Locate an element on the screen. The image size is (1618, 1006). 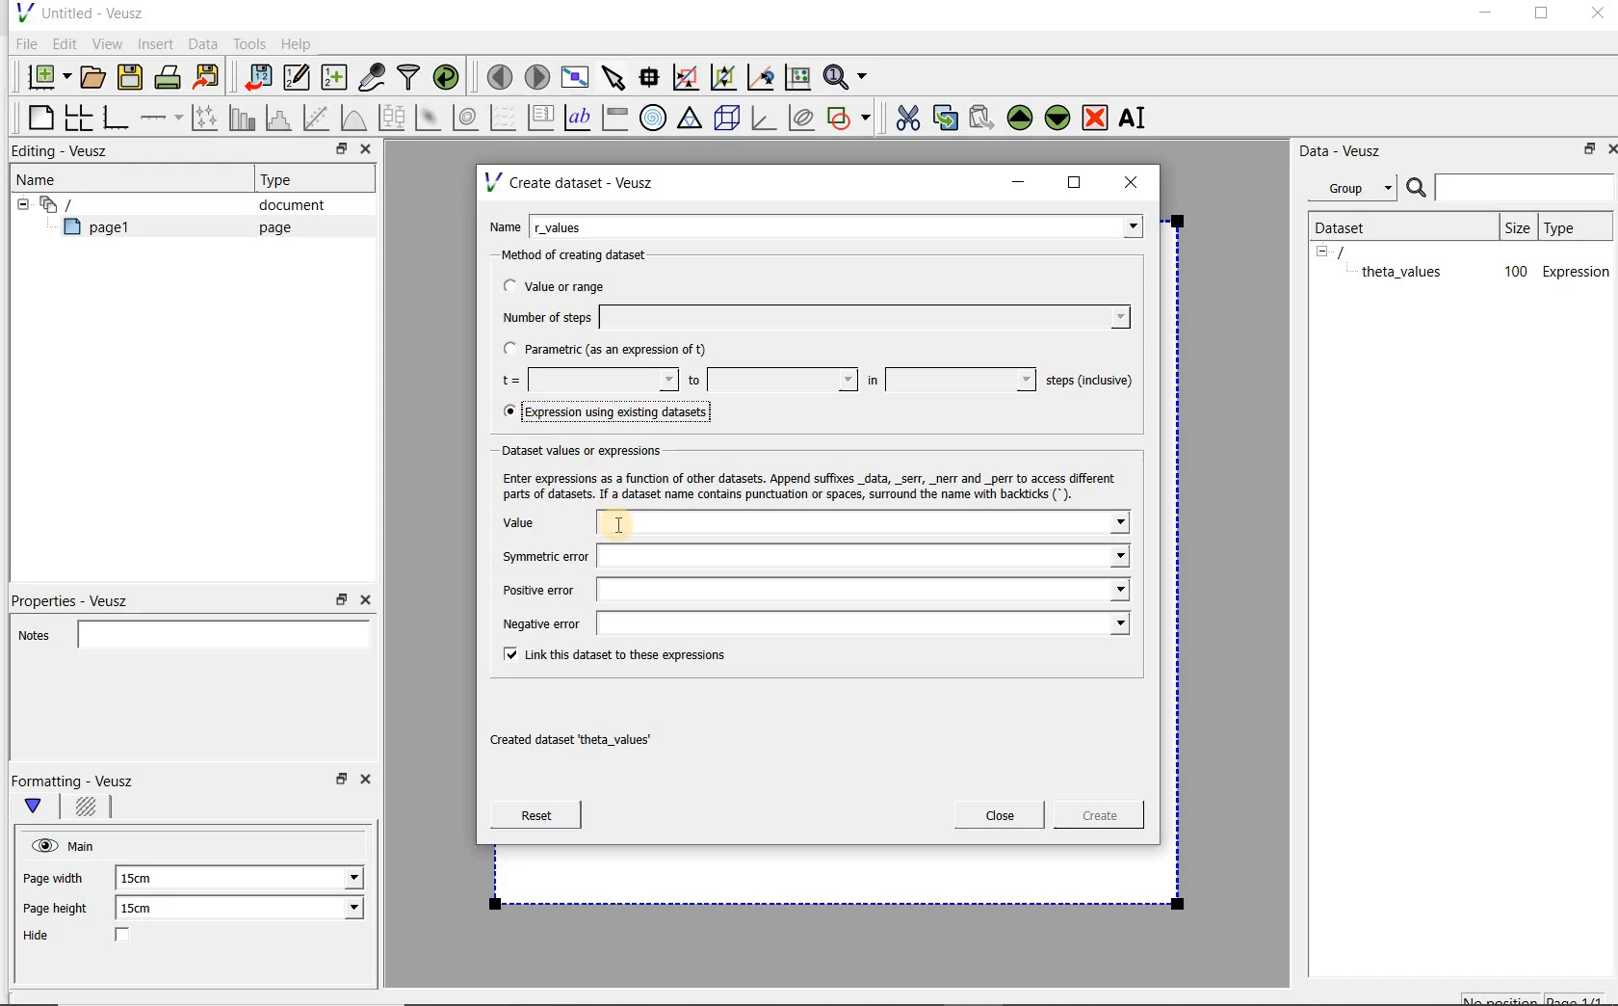
r_values is located at coordinates (838, 225).